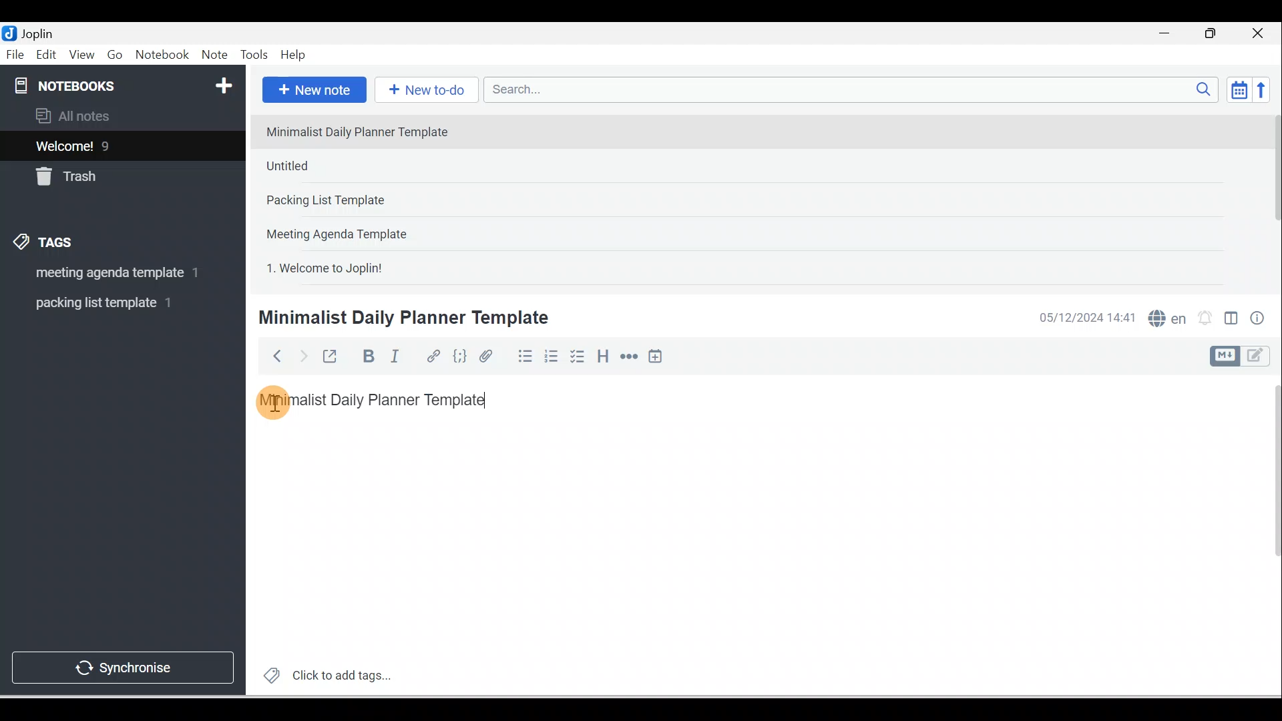 The image size is (1282, 721). Describe the element at coordinates (552, 356) in the screenshot. I see `Numbered list` at that location.